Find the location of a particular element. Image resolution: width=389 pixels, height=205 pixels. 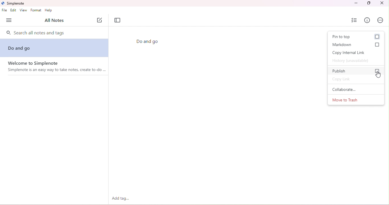

history  is located at coordinates (351, 61).